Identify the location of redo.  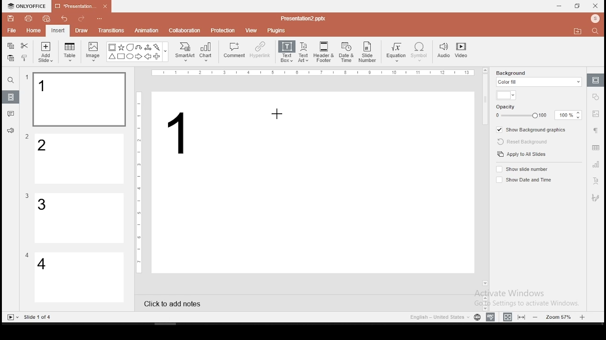
(81, 20).